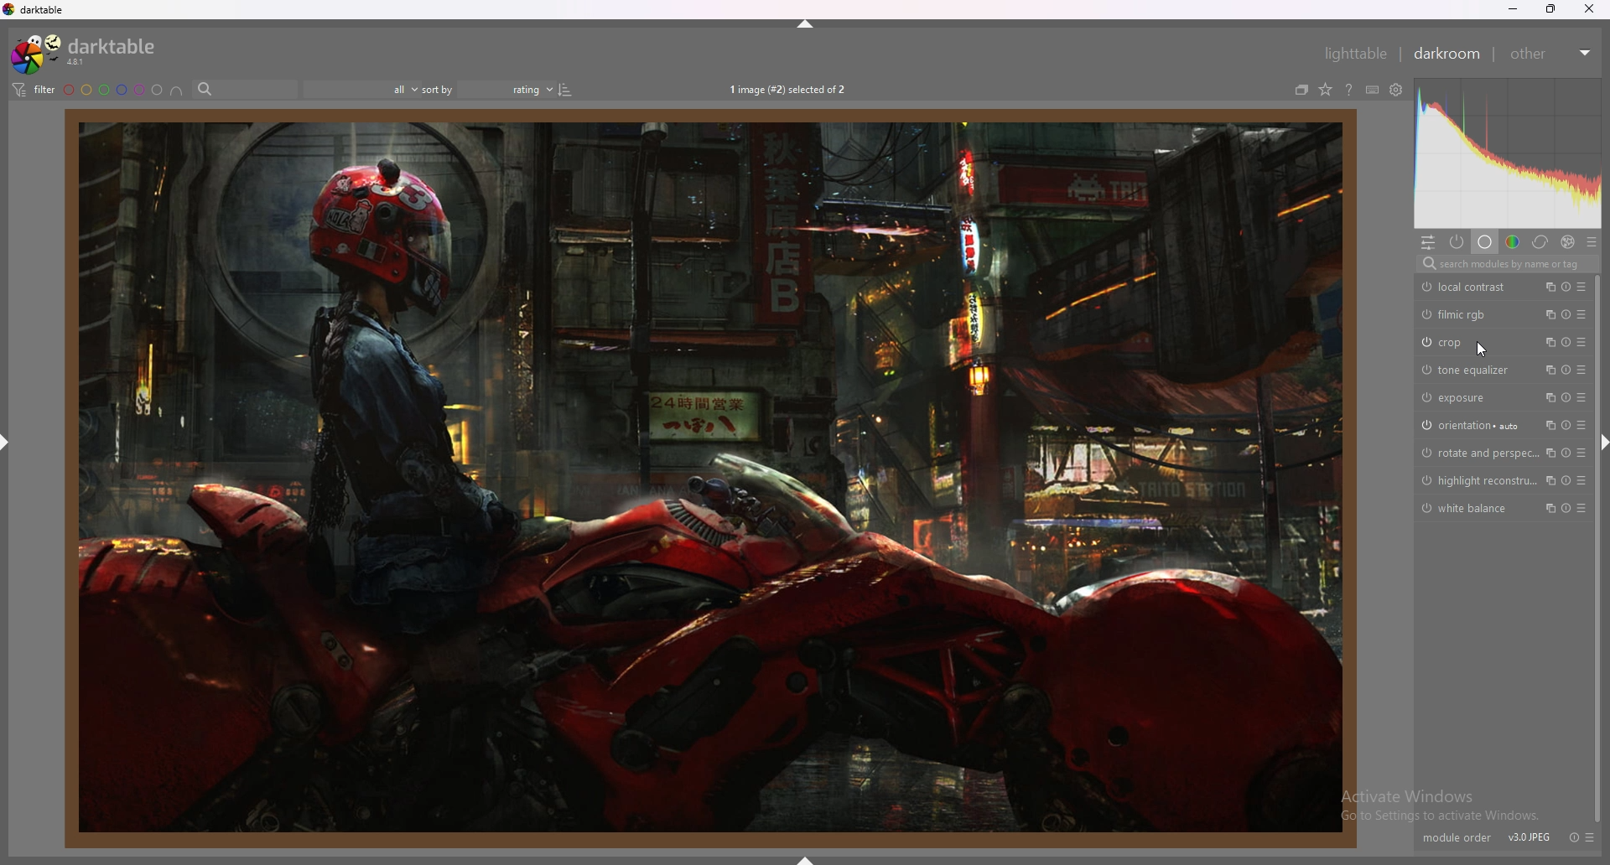 This screenshot has height=865, width=1610. What do you see at coordinates (1486, 242) in the screenshot?
I see `base` at bounding box center [1486, 242].